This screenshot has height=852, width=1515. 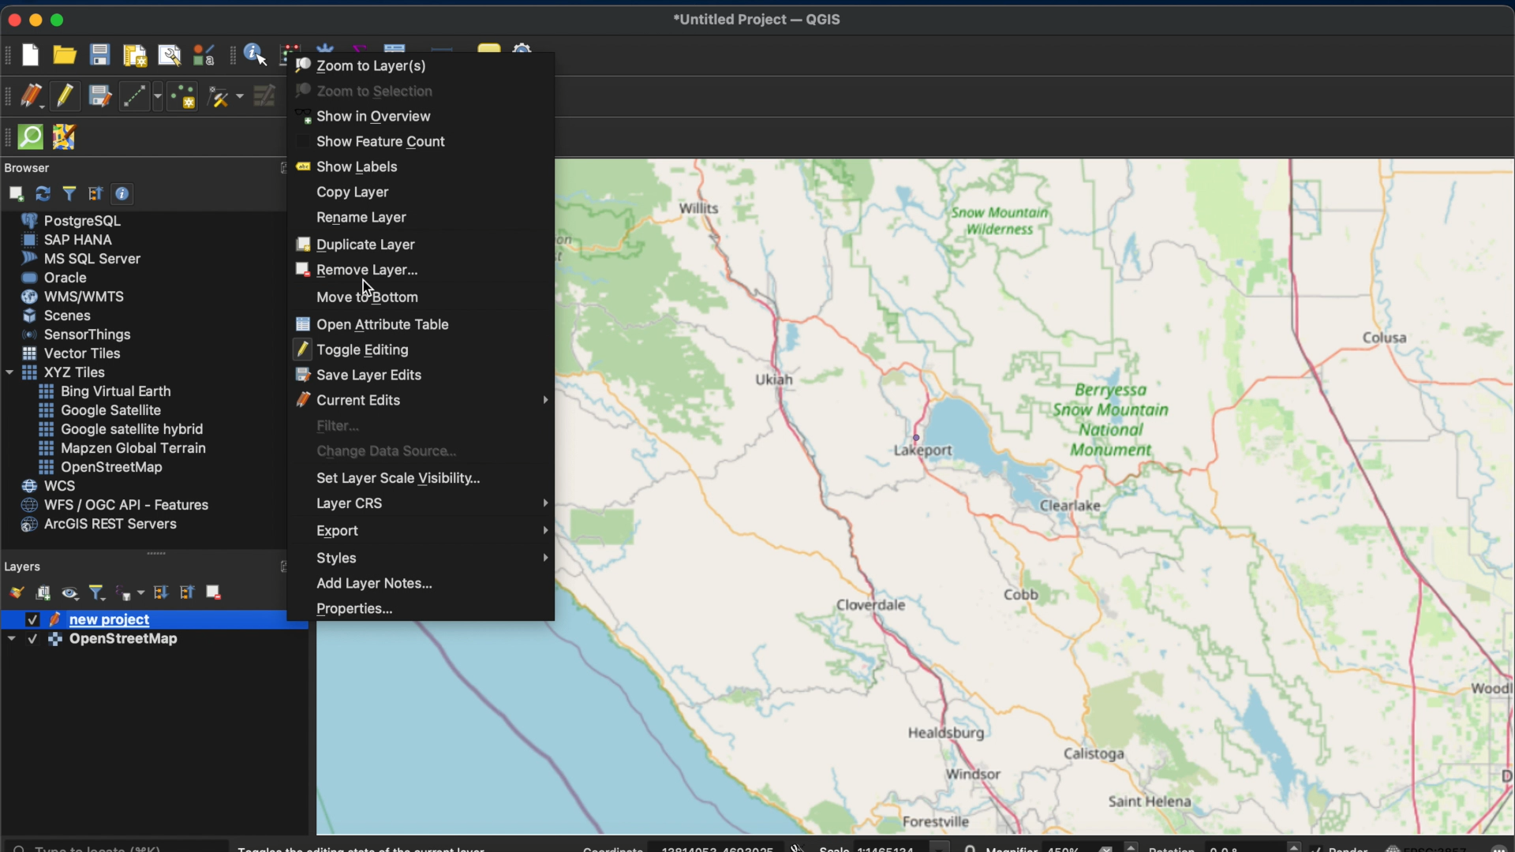 I want to click on Quick OSM, so click(x=31, y=137).